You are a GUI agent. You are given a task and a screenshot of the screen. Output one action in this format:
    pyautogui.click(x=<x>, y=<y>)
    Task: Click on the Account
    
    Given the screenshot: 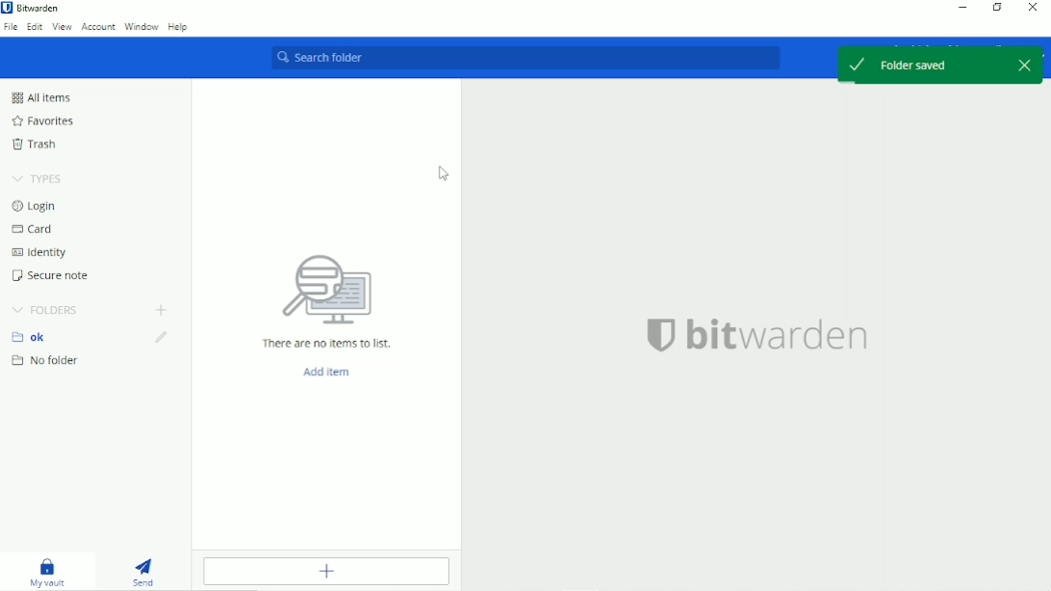 What is the action you would take?
    pyautogui.click(x=98, y=27)
    